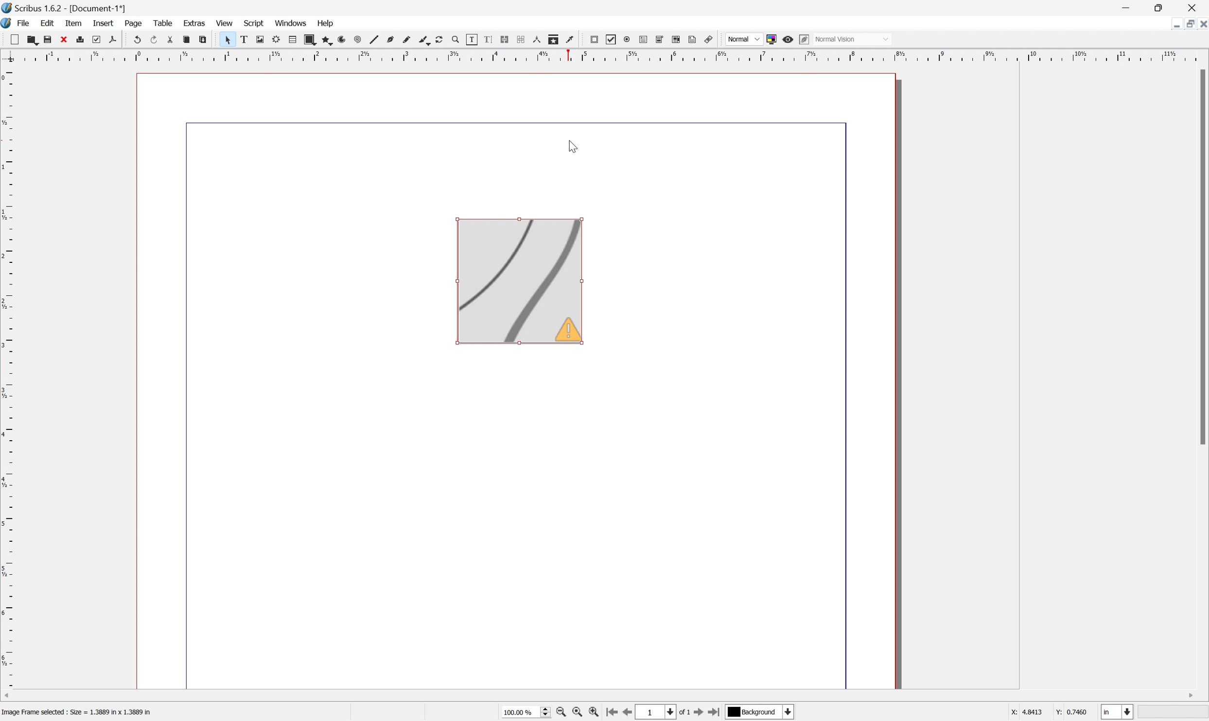 This screenshot has width=1209, height=721. Describe the element at coordinates (73, 24) in the screenshot. I see `Item` at that location.